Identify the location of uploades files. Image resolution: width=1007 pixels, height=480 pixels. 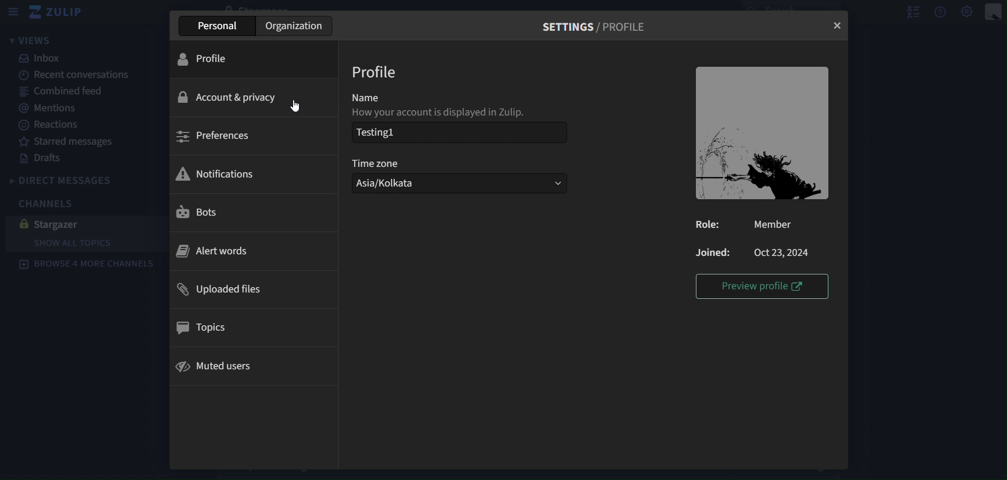
(222, 289).